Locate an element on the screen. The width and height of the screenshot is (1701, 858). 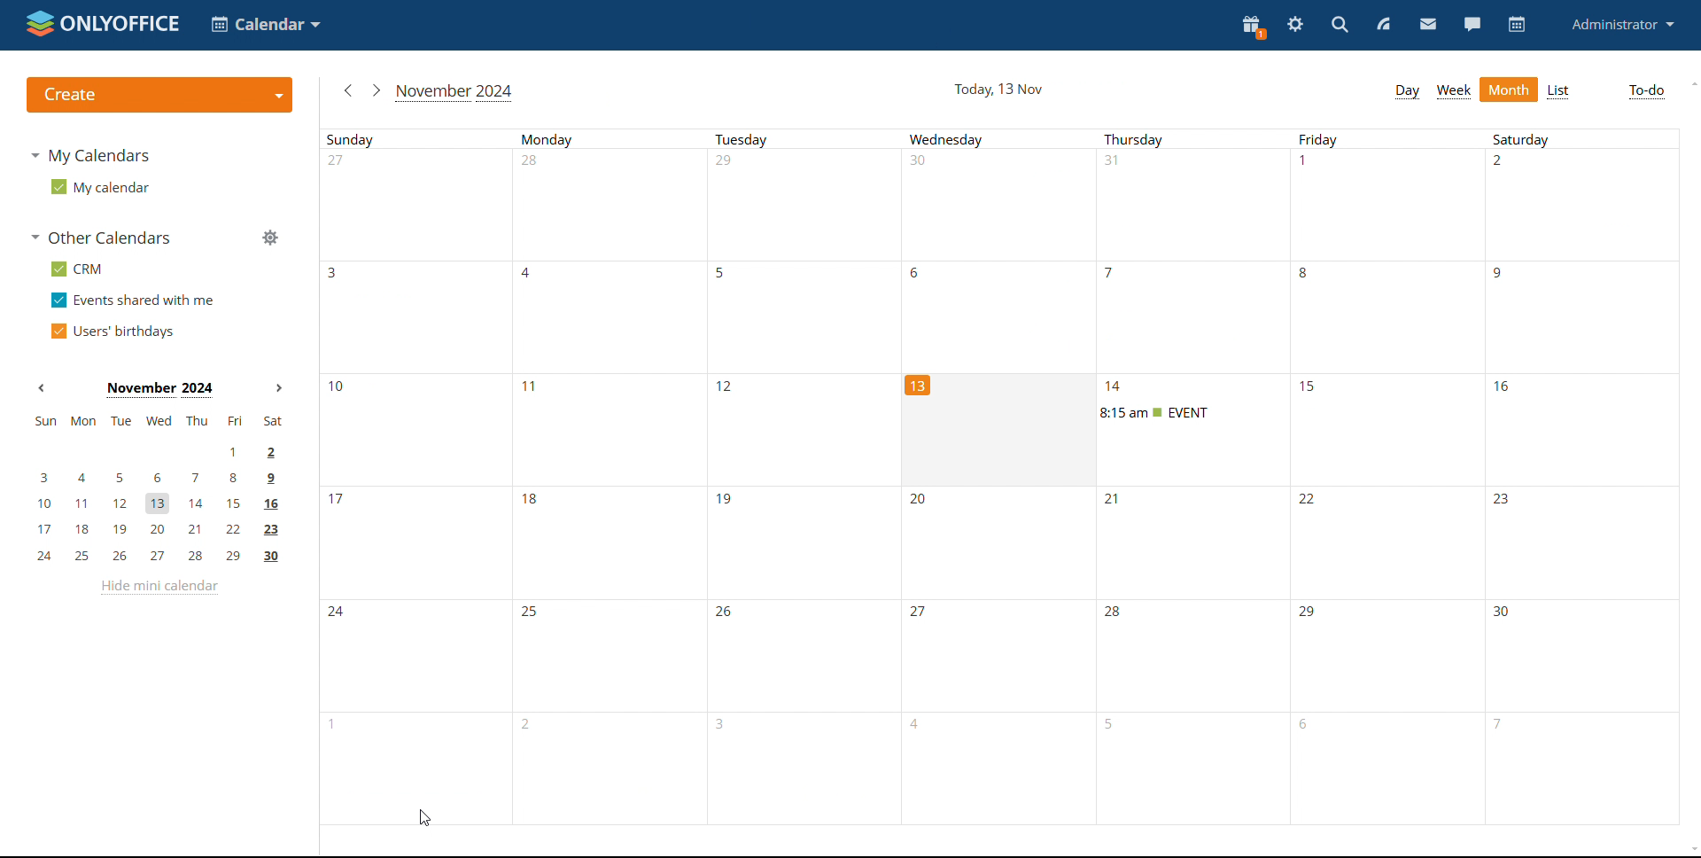
users' birthdays is located at coordinates (111, 331).